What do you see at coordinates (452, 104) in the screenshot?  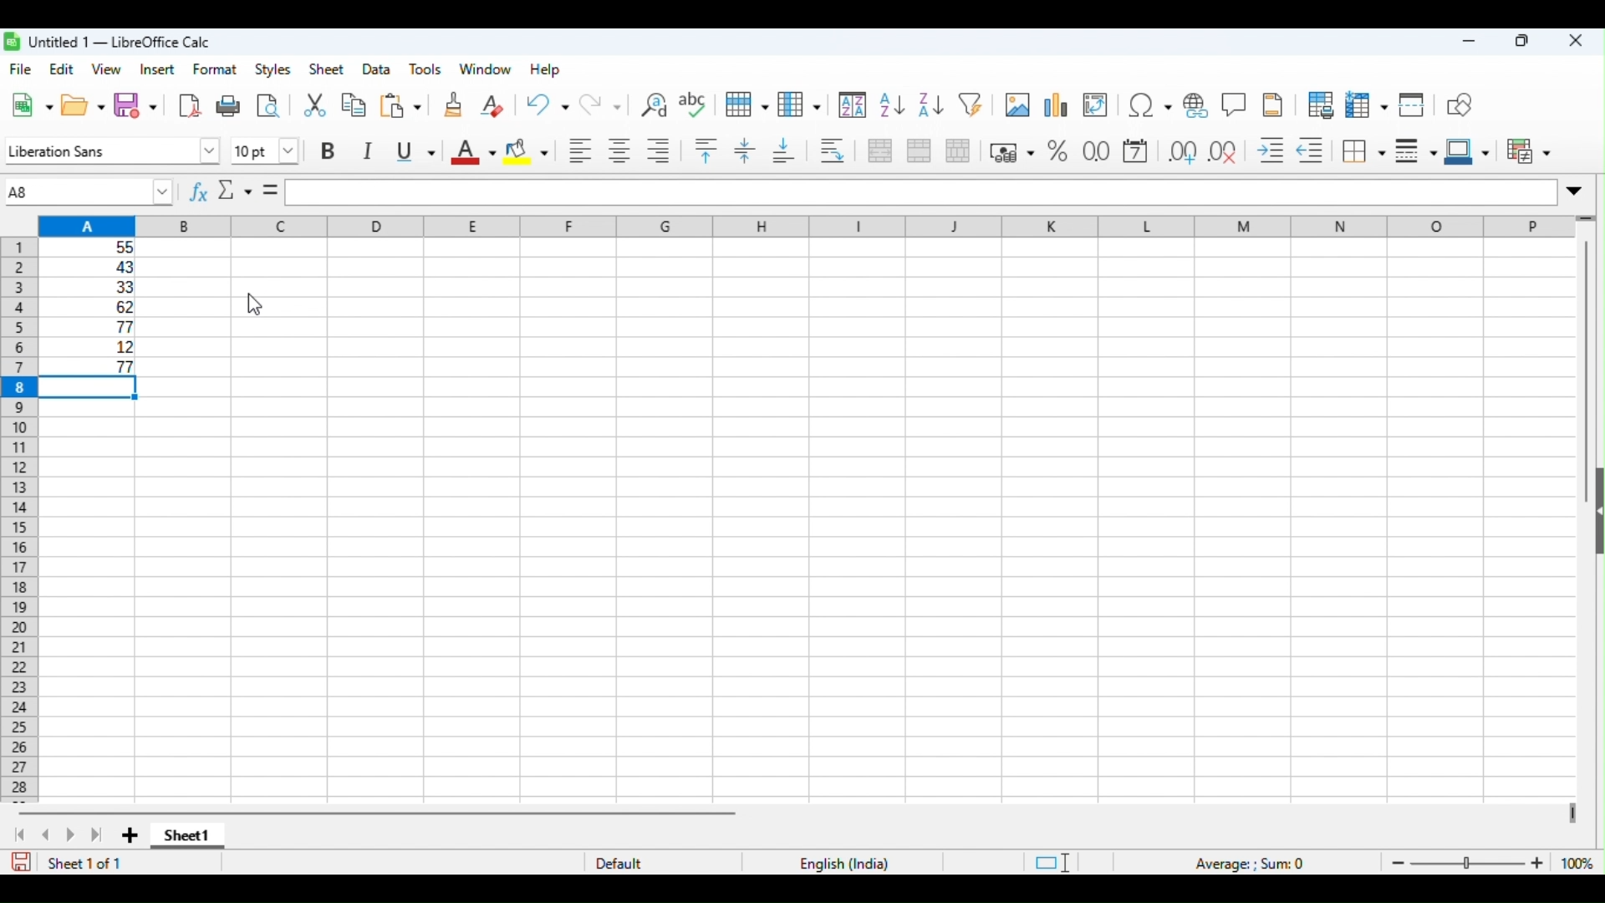 I see `clone` at bounding box center [452, 104].